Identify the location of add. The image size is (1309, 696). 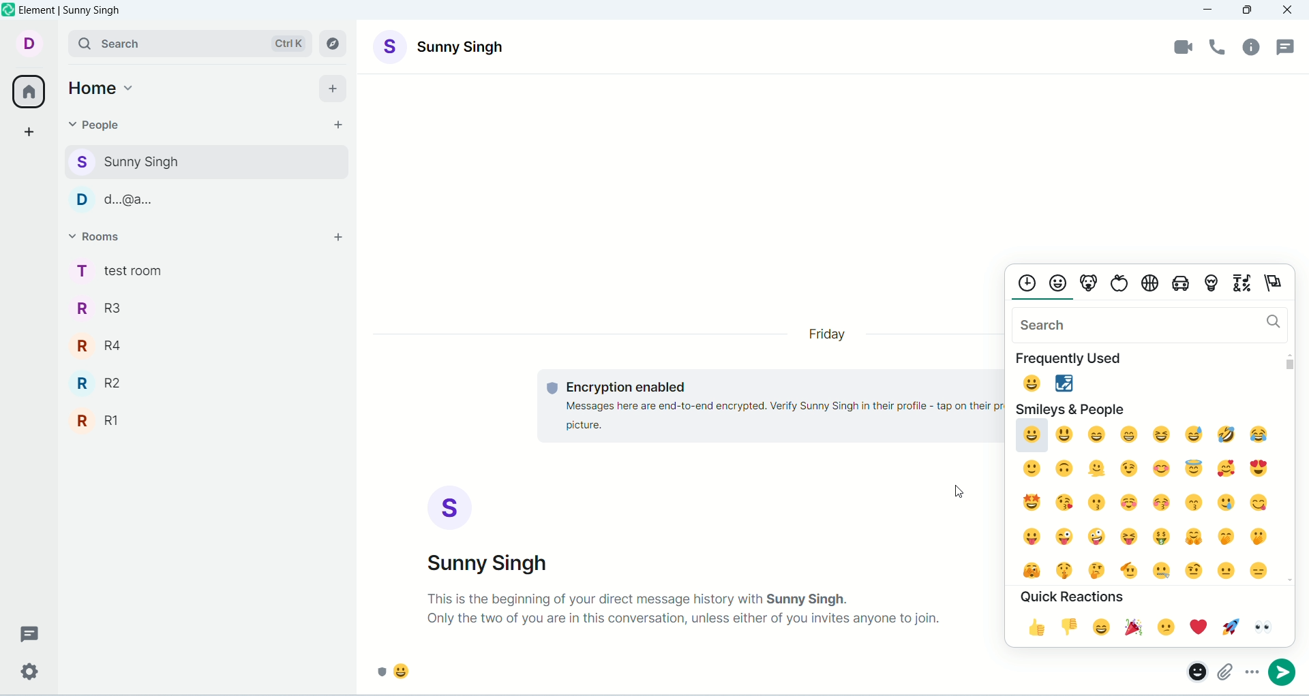
(337, 87).